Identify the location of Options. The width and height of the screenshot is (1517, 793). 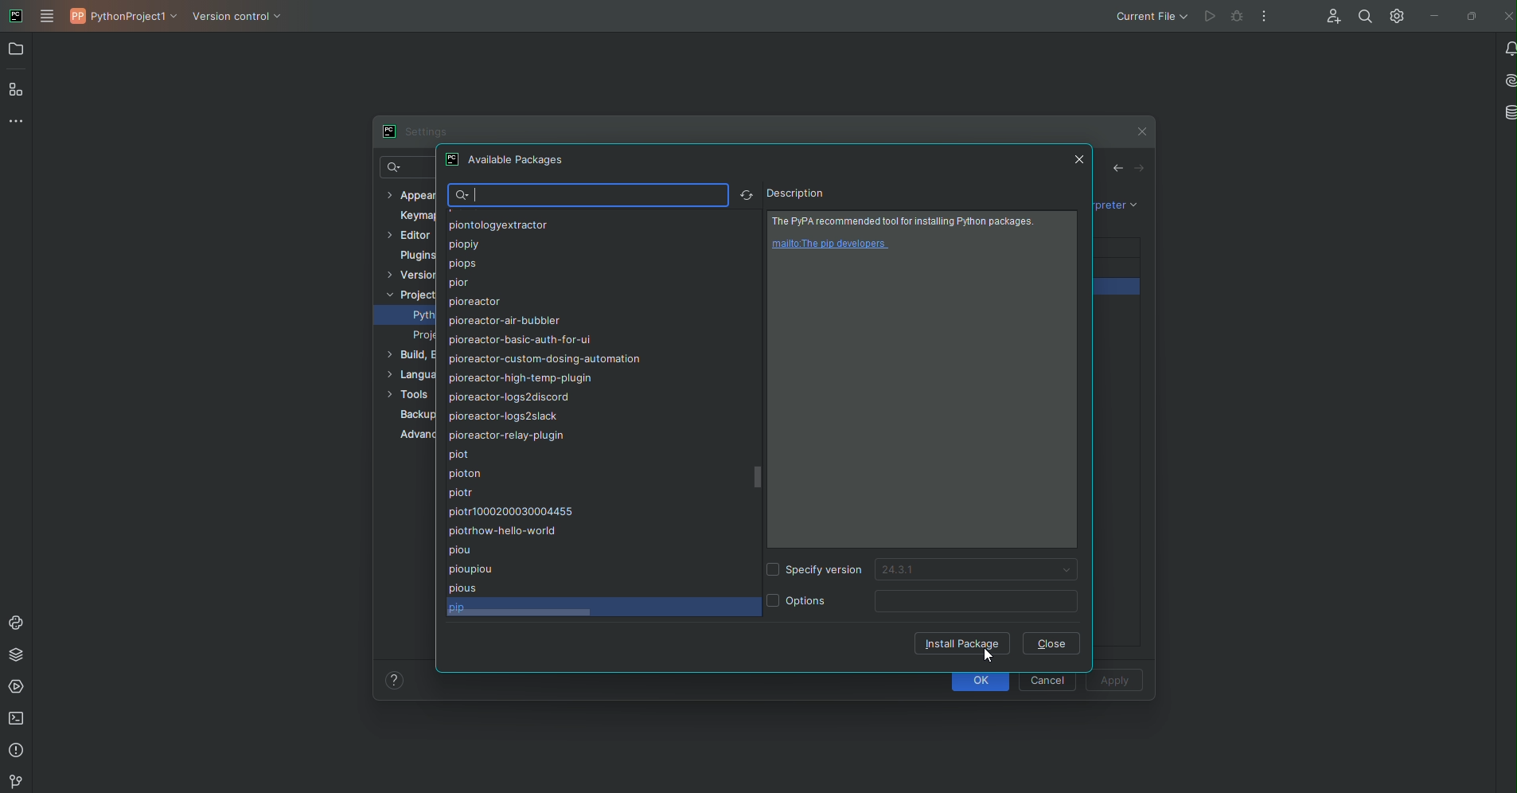
(797, 600).